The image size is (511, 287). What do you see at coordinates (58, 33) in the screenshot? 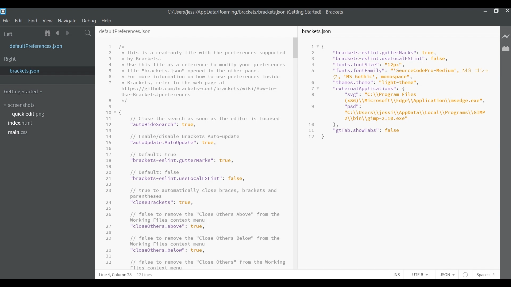
I see `Navigate Back` at bounding box center [58, 33].